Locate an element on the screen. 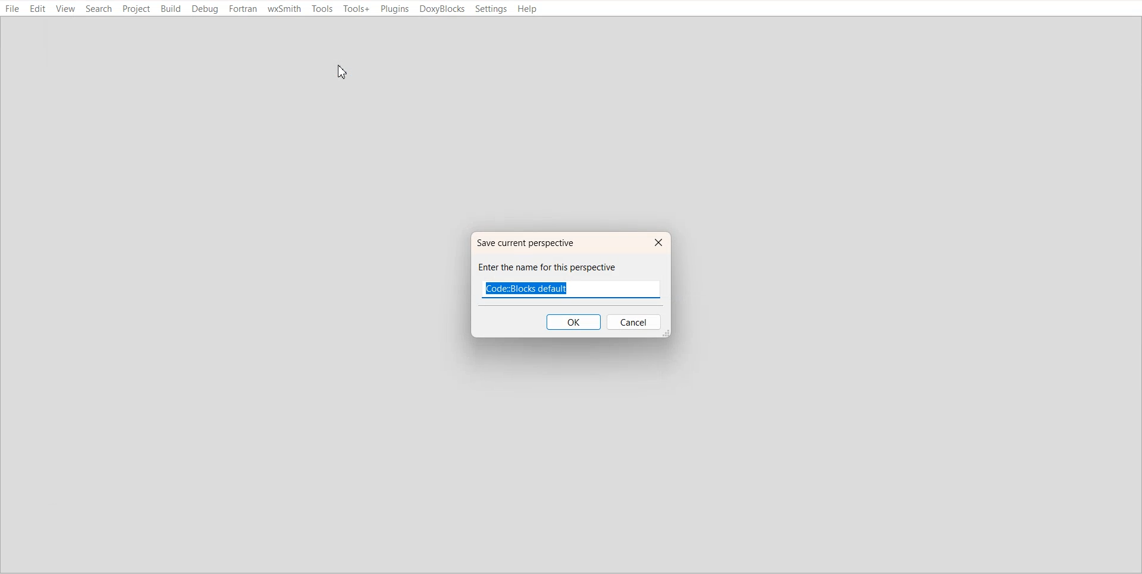 This screenshot has height=574, width=1142. Build is located at coordinates (171, 9).